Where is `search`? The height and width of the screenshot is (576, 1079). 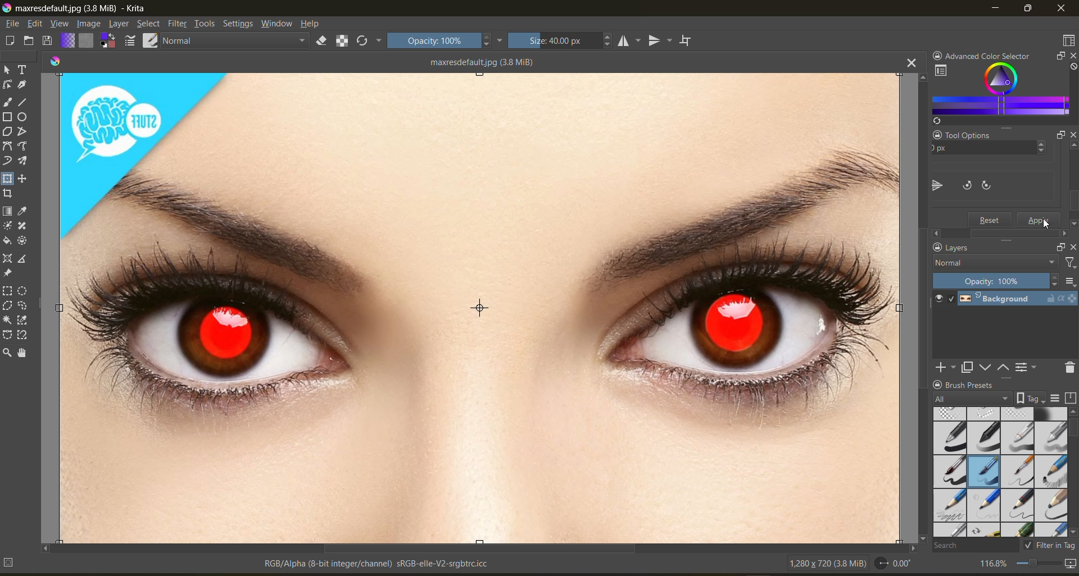 search is located at coordinates (980, 546).